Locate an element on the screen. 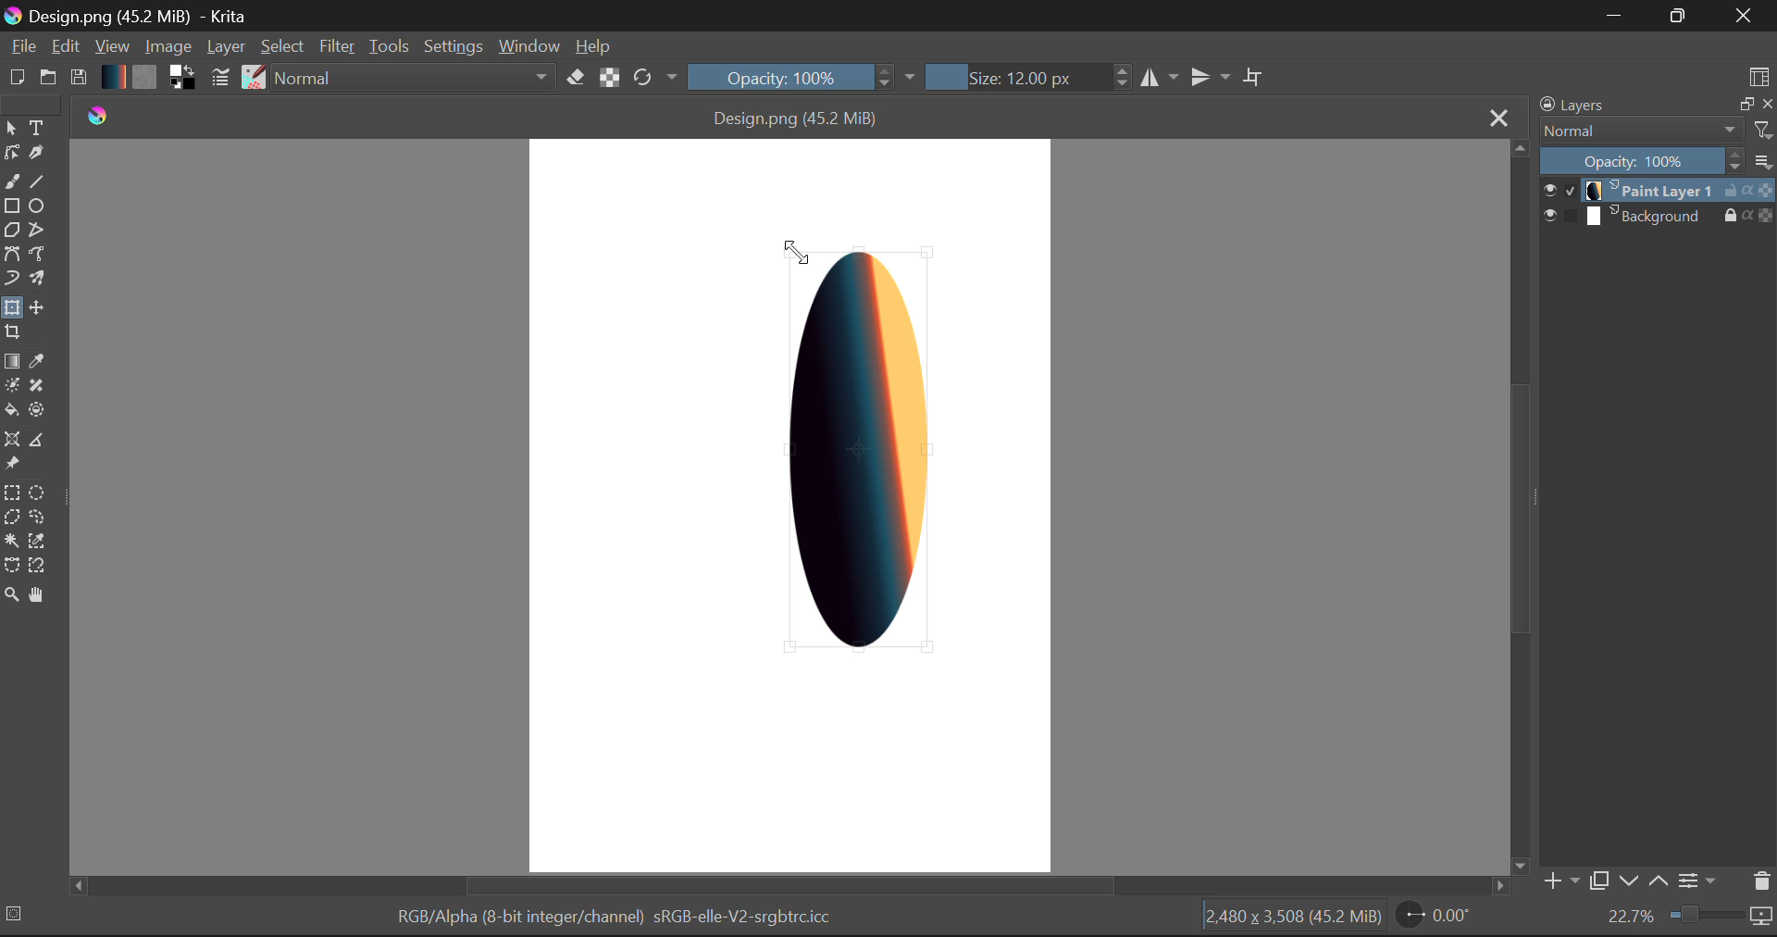 The height and width of the screenshot is (937, 1777). Zoom is located at coordinates (11, 598).